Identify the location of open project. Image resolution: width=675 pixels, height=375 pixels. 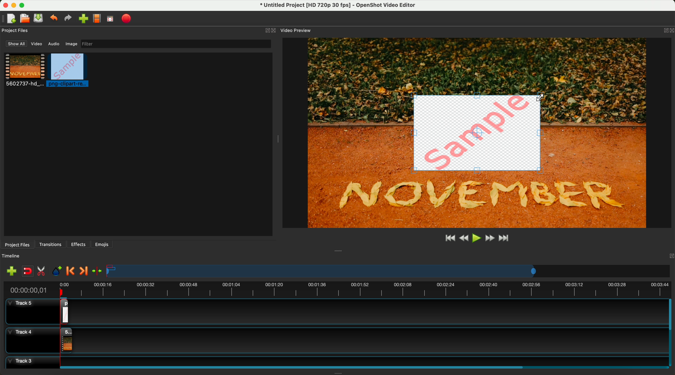
(24, 19).